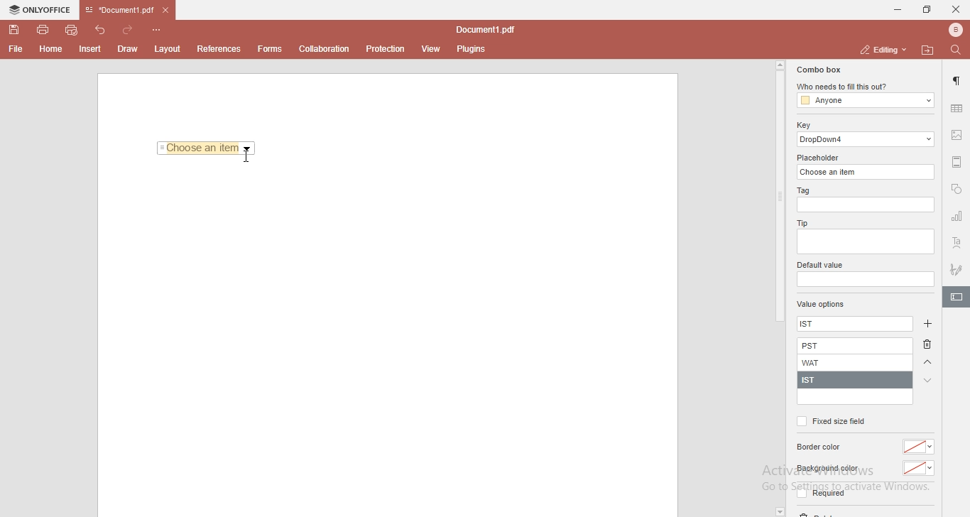  What do you see at coordinates (867, 171) in the screenshot?
I see `choose an item` at bounding box center [867, 171].